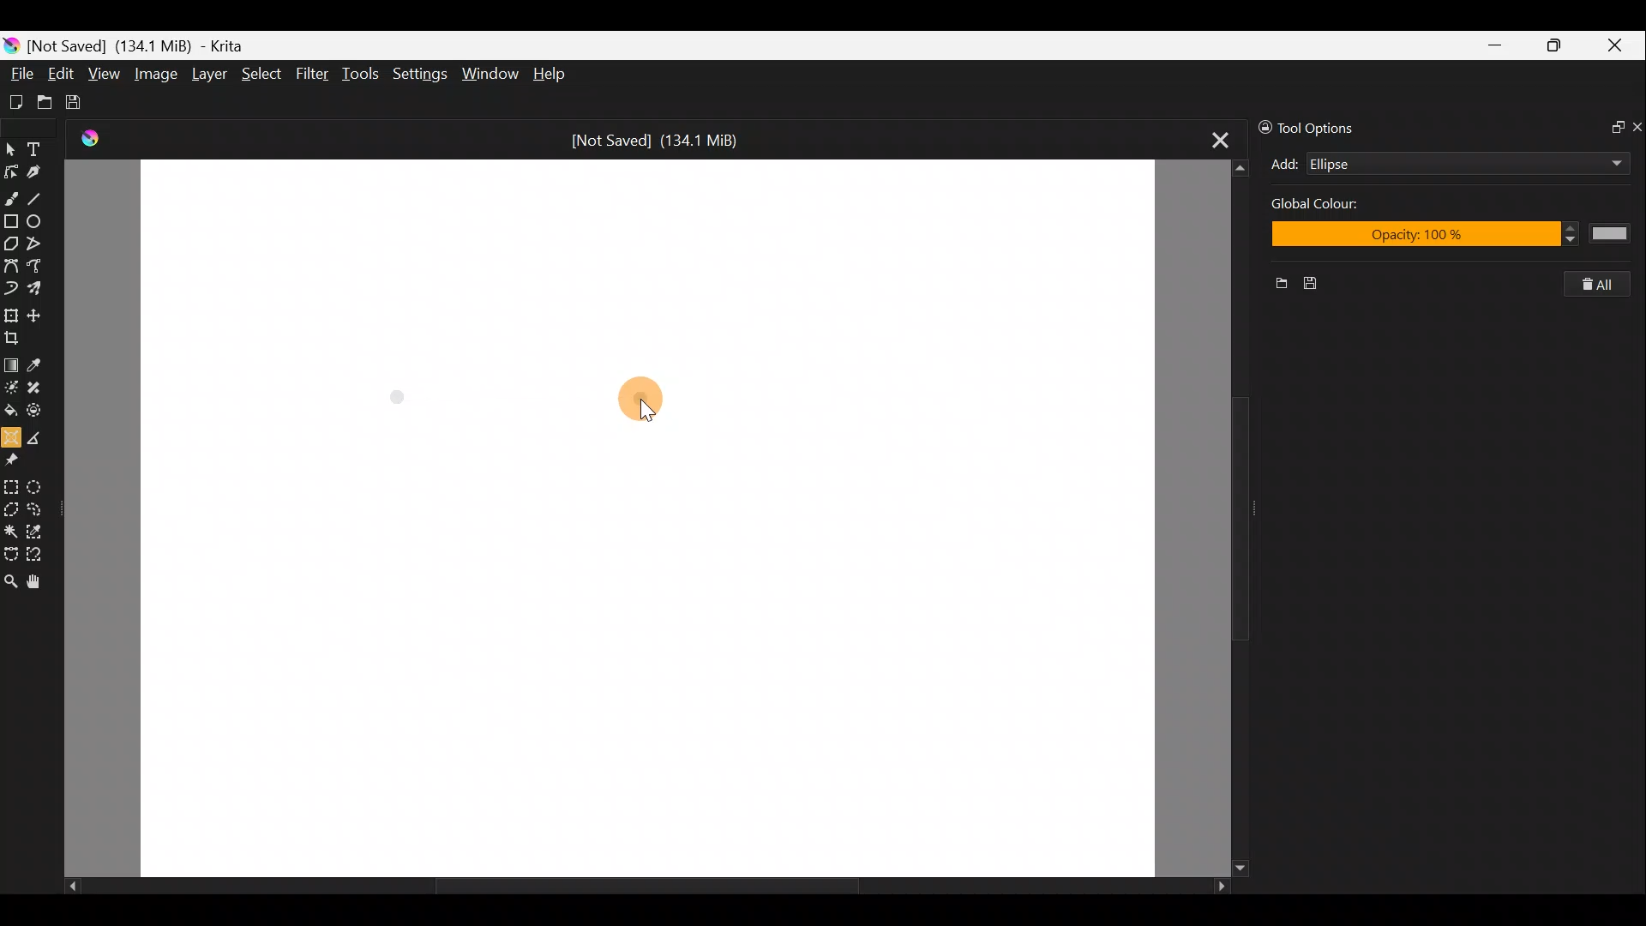  I want to click on Save, so click(84, 103).